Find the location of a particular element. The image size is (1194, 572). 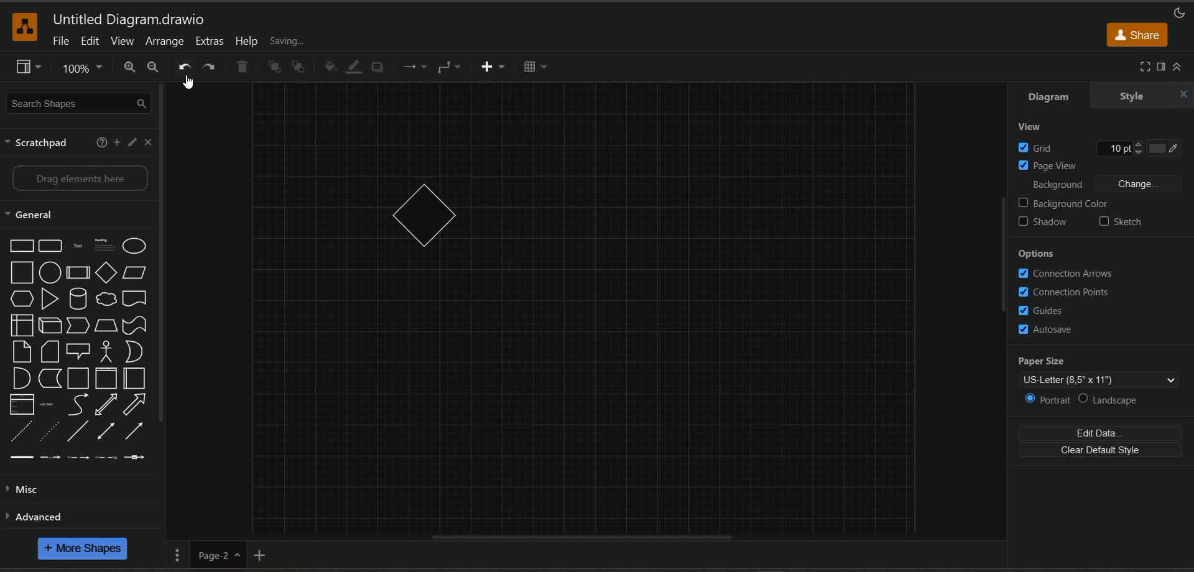

fill color is located at coordinates (329, 67).